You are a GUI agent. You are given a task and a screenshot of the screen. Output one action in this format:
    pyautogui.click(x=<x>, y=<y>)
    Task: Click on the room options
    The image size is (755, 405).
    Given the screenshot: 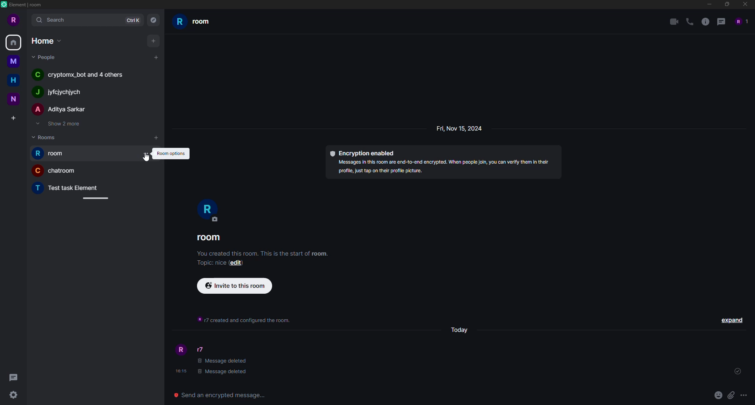 What is the action you would take?
    pyautogui.click(x=145, y=154)
    